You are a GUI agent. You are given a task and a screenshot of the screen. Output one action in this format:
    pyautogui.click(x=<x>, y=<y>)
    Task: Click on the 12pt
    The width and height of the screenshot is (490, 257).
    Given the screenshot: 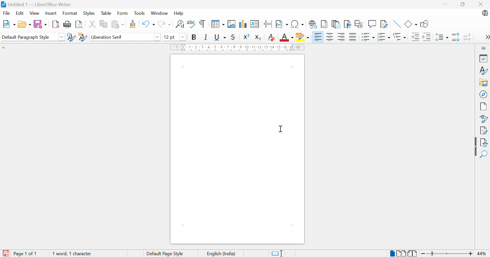 What is the action you would take?
    pyautogui.click(x=169, y=37)
    